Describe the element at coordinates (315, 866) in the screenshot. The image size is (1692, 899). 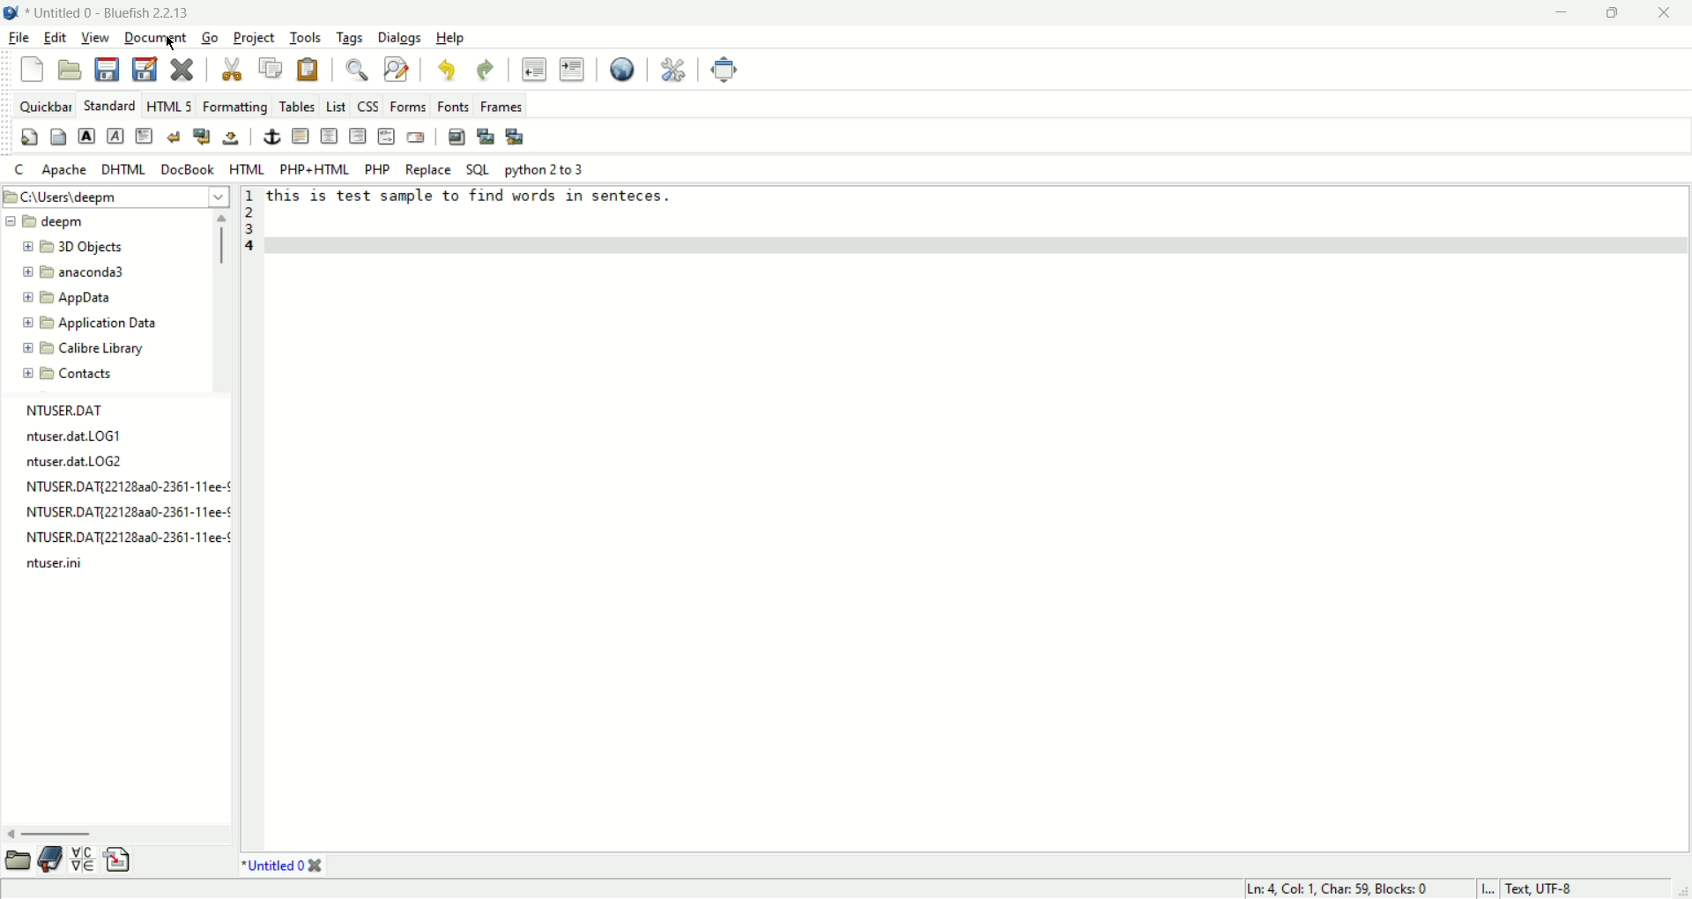
I see `Close tab` at that location.